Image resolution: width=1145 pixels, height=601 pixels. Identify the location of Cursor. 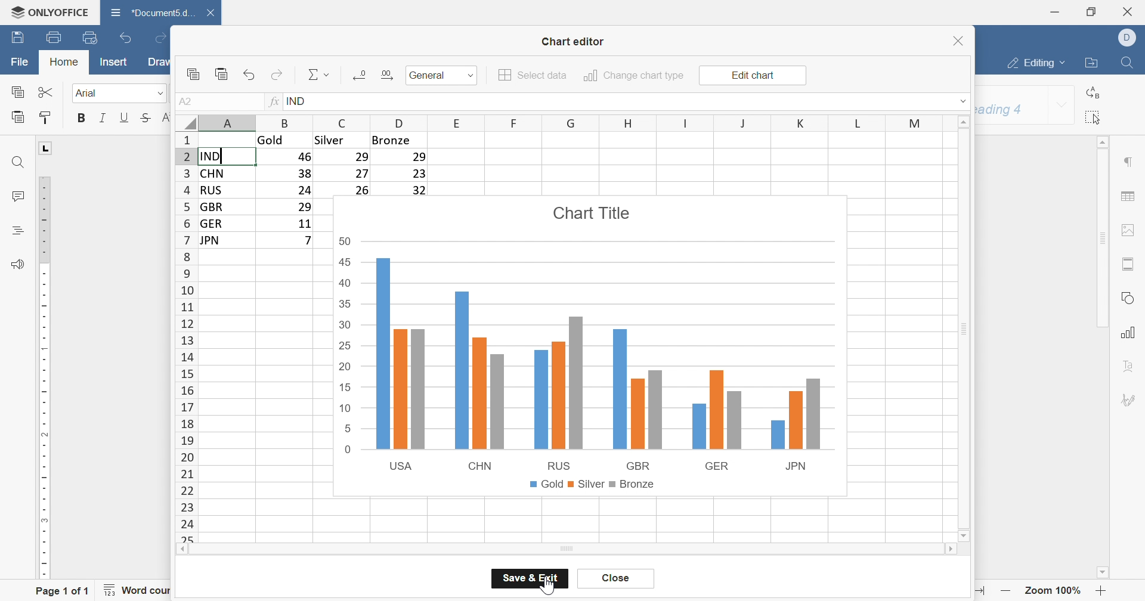
(544, 585).